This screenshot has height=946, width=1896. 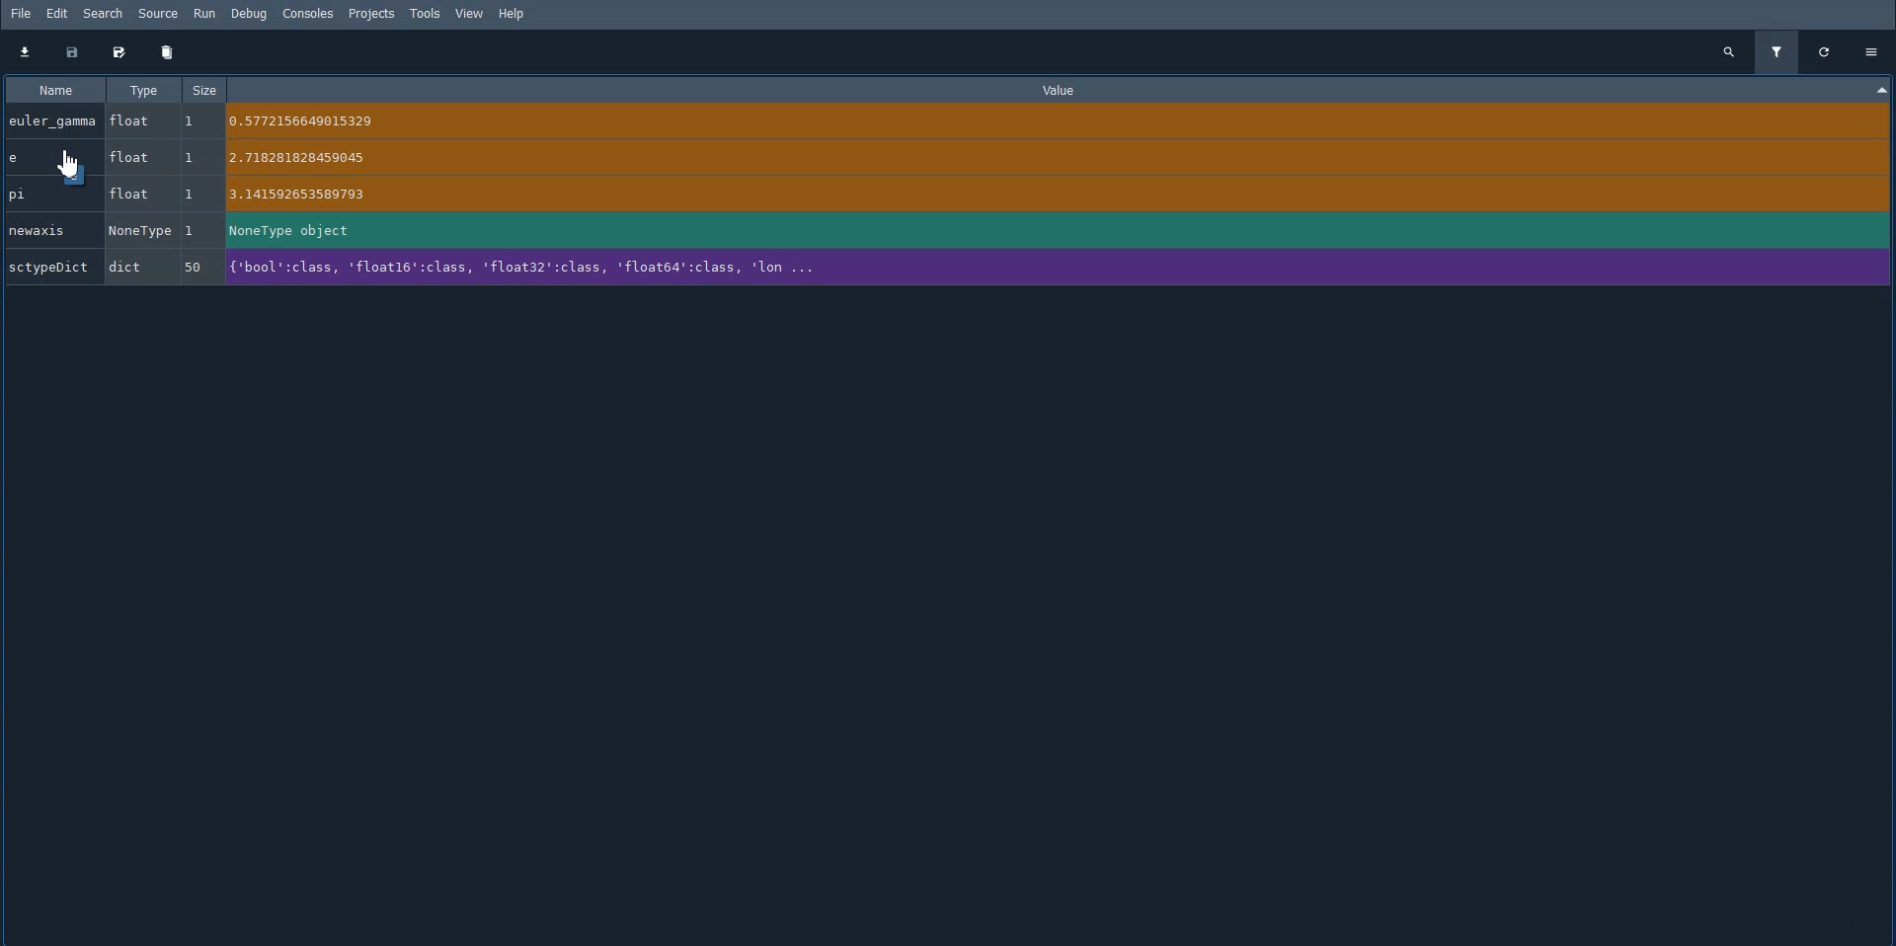 What do you see at coordinates (950, 120) in the screenshot?
I see `euler_gamma` at bounding box center [950, 120].